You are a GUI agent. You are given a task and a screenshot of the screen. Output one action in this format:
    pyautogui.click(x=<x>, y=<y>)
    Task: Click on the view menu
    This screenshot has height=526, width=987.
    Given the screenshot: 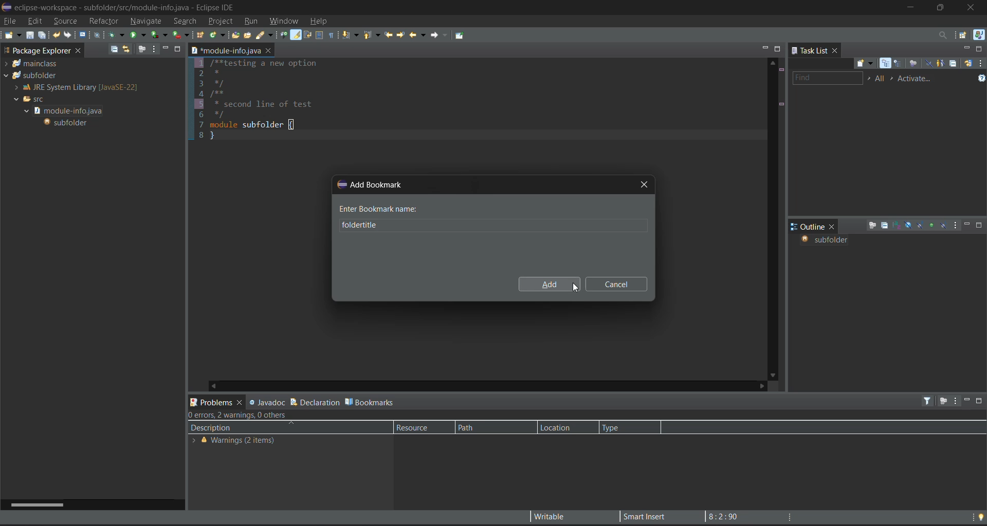 What is the action you would take?
    pyautogui.click(x=956, y=226)
    